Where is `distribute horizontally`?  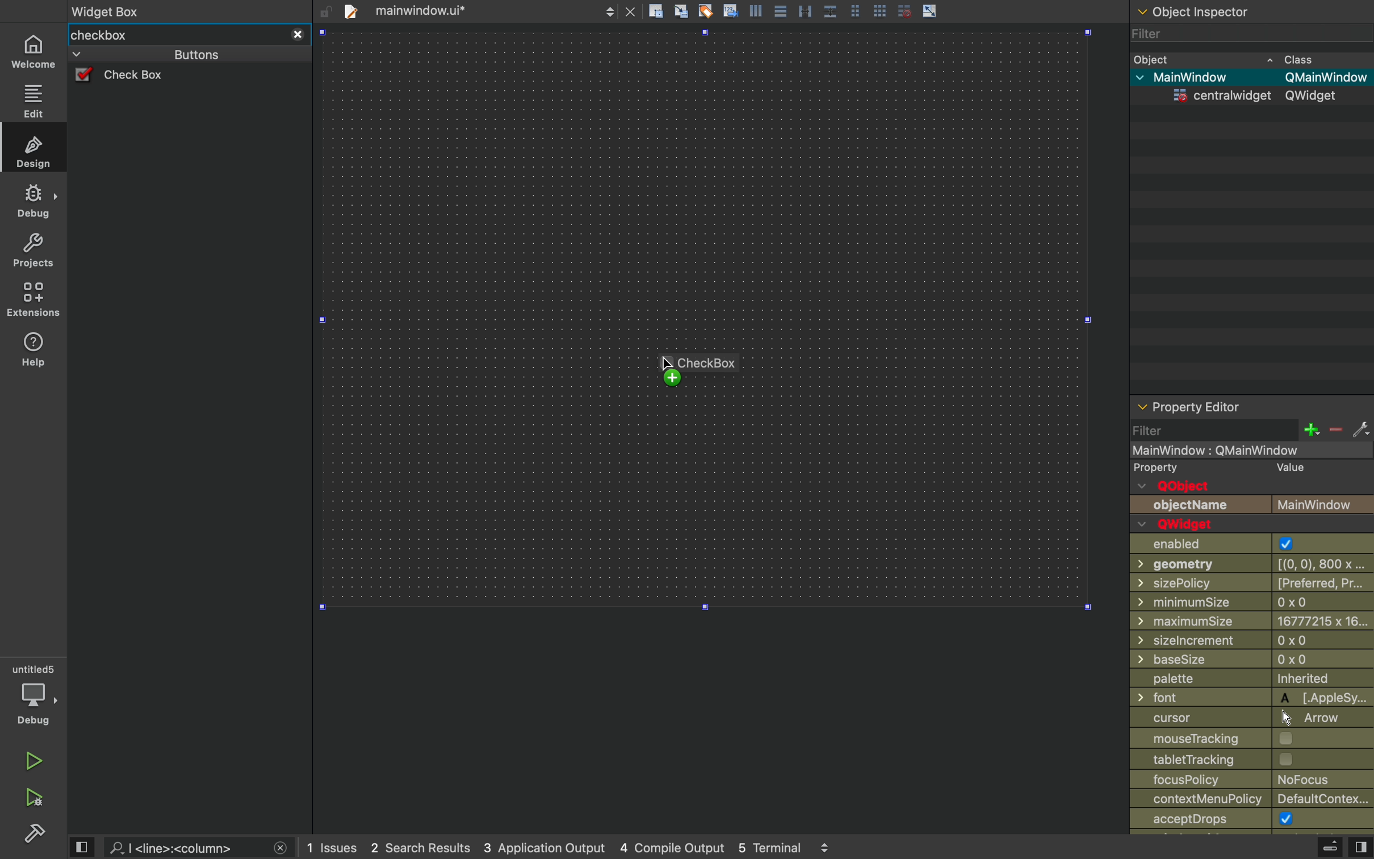 distribute horizontally is located at coordinates (804, 10).